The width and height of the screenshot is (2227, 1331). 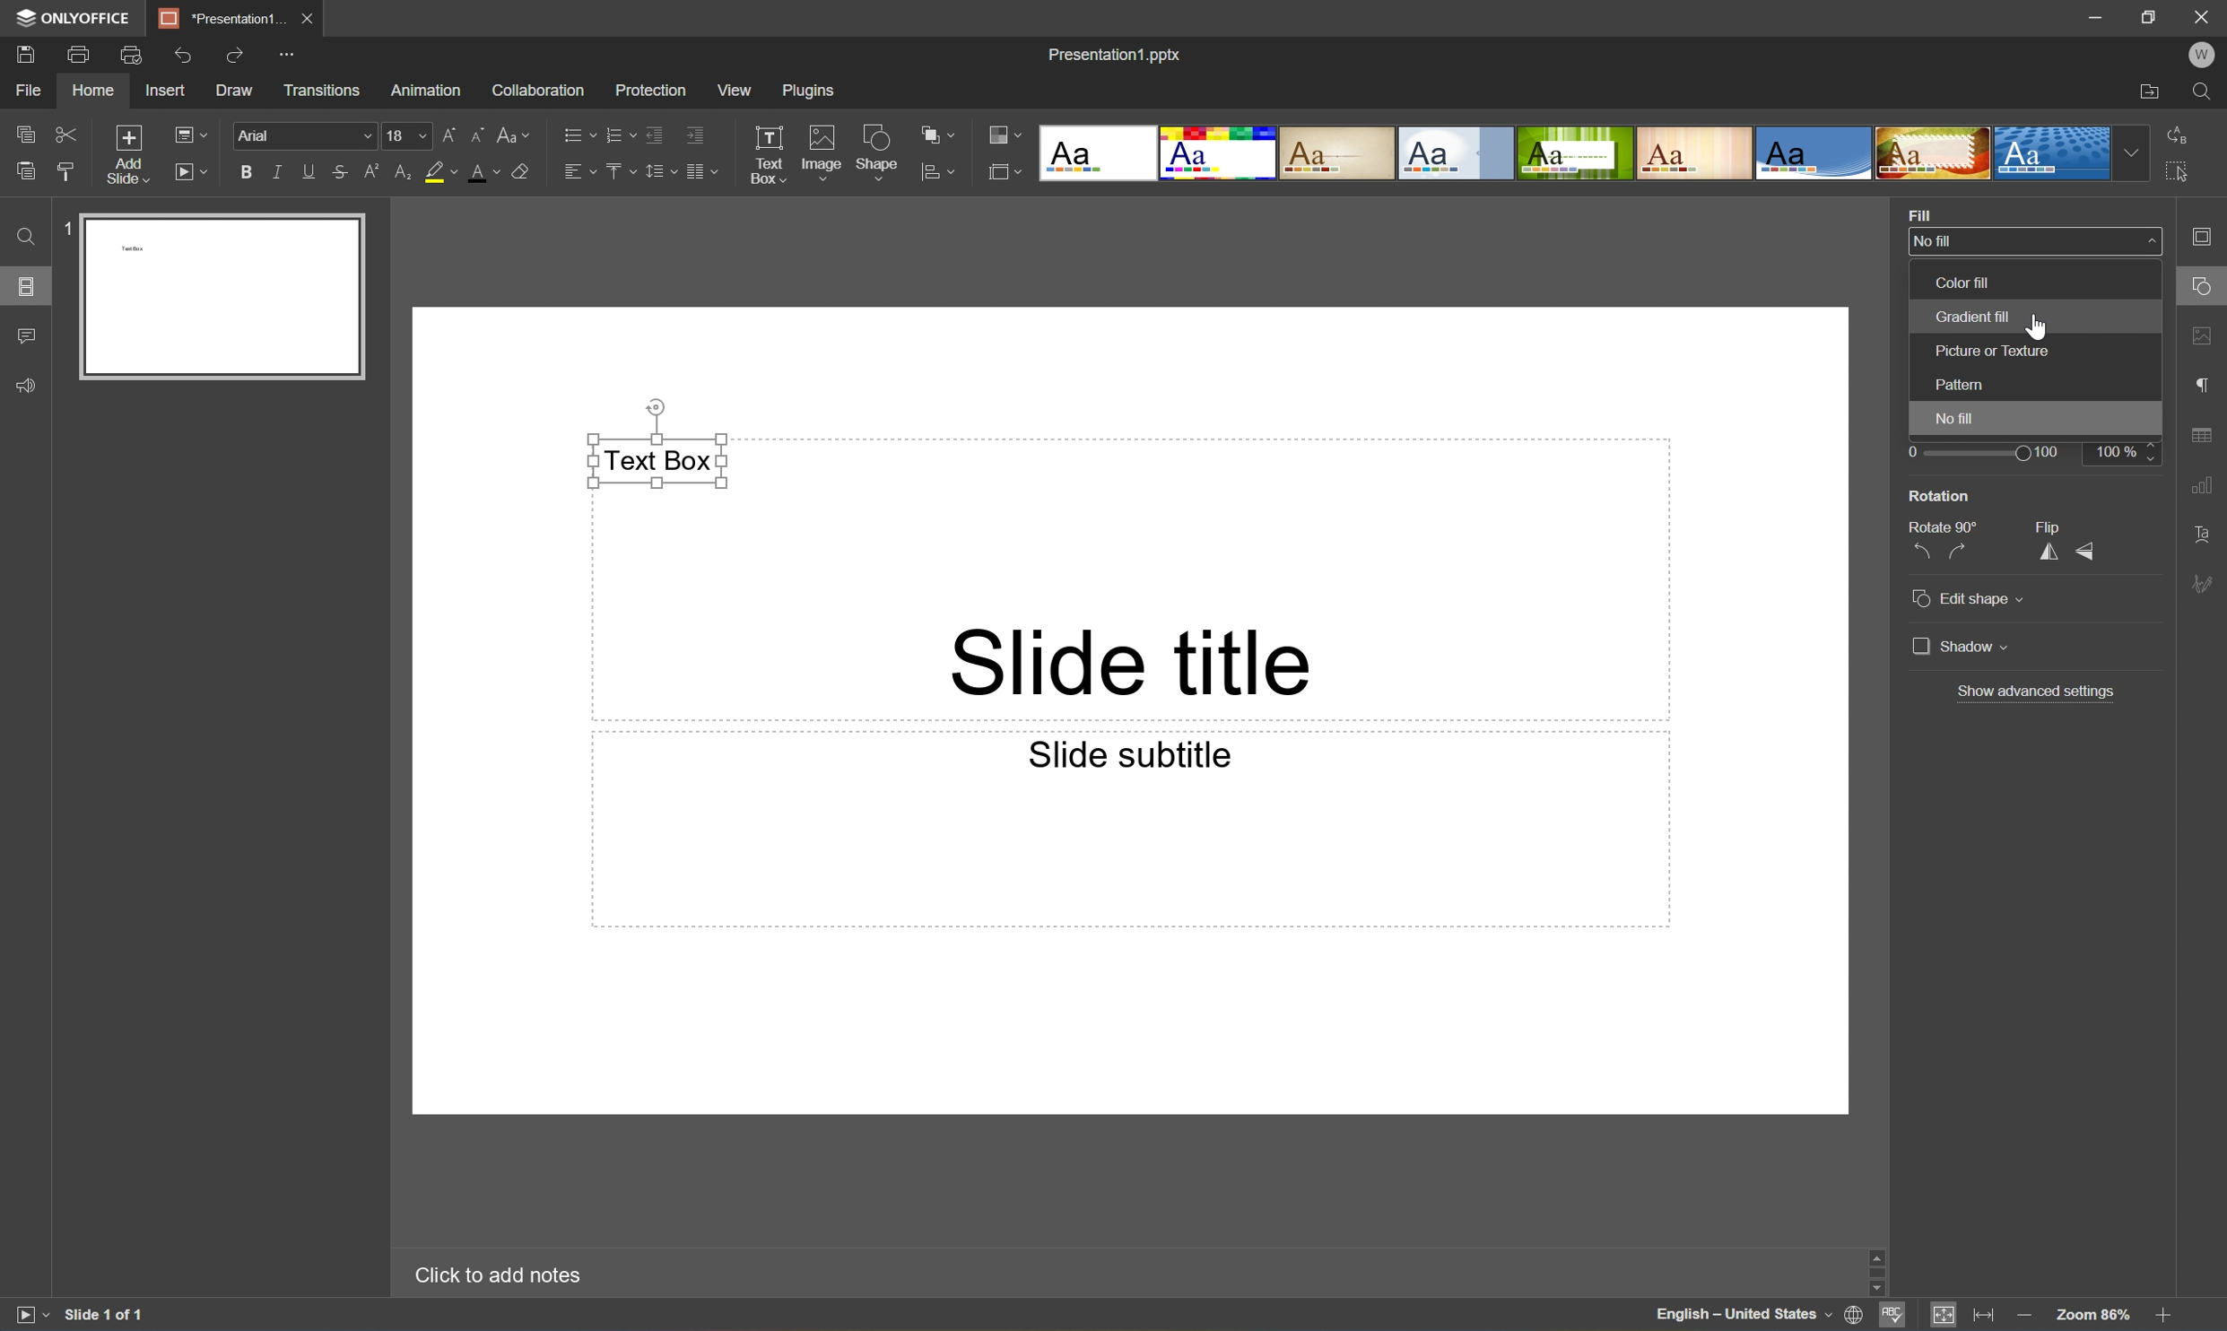 What do you see at coordinates (1118, 57) in the screenshot?
I see `Presentation1.pptx` at bounding box center [1118, 57].